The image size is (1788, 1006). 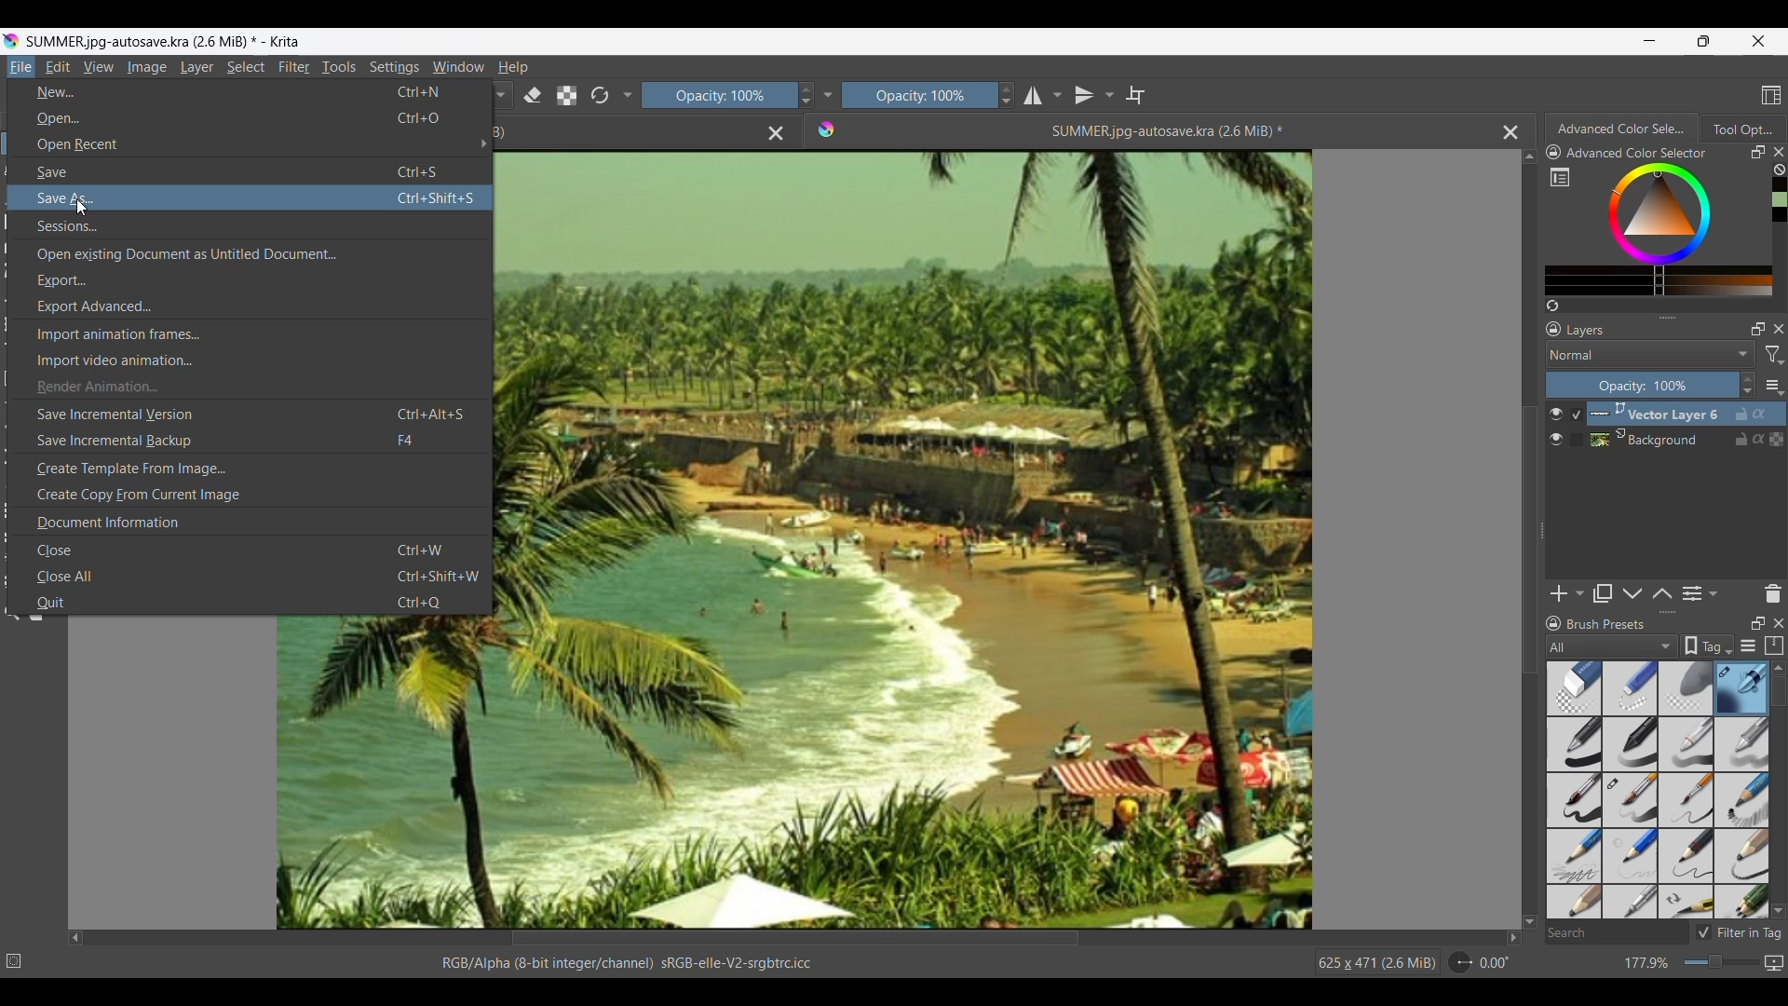 What do you see at coordinates (1366, 962) in the screenshot?
I see `625 x 471 (26 MiB)` at bounding box center [1366, 962].